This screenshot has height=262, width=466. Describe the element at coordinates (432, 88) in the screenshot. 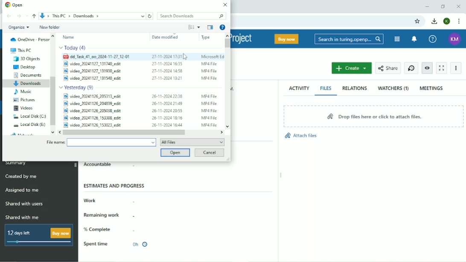

I see `Meetings` at that location.